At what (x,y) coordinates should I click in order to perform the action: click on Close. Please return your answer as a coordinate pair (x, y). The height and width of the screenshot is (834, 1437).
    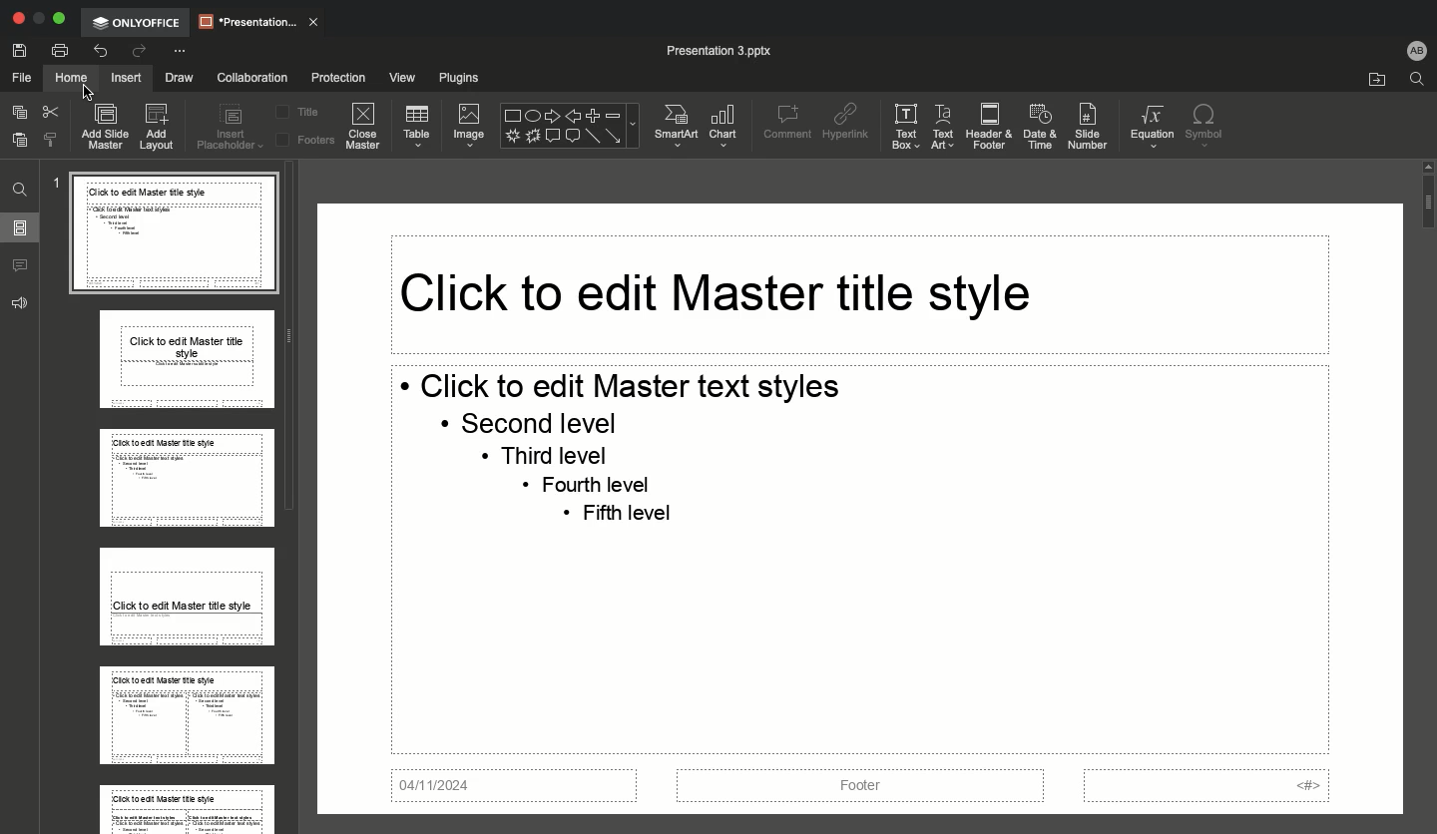
    Looking at the image, I should click on (18, 20).